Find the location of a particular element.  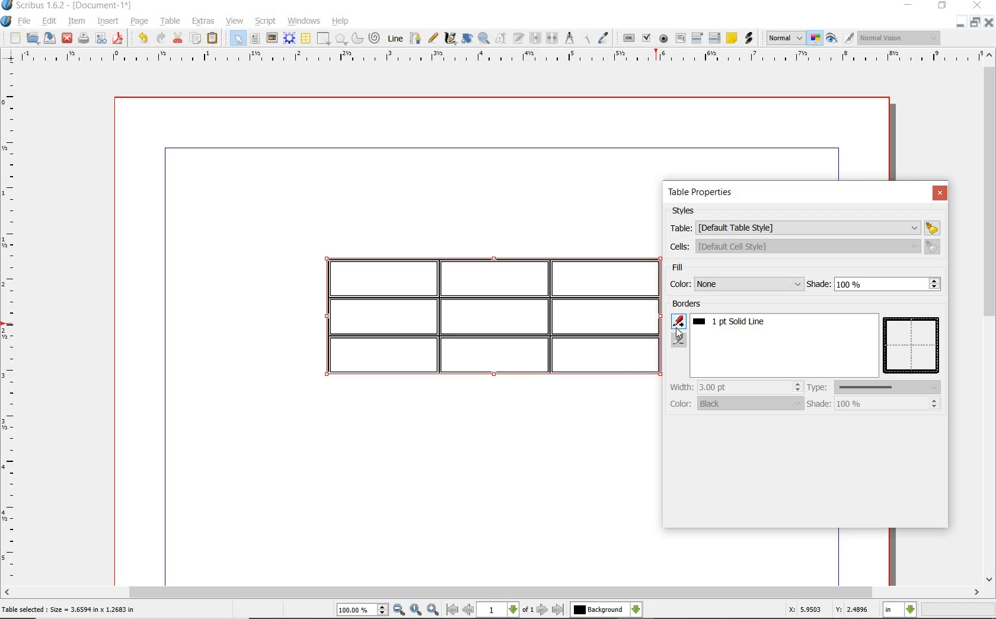

bezier curve is located at coordinates (416, 40).